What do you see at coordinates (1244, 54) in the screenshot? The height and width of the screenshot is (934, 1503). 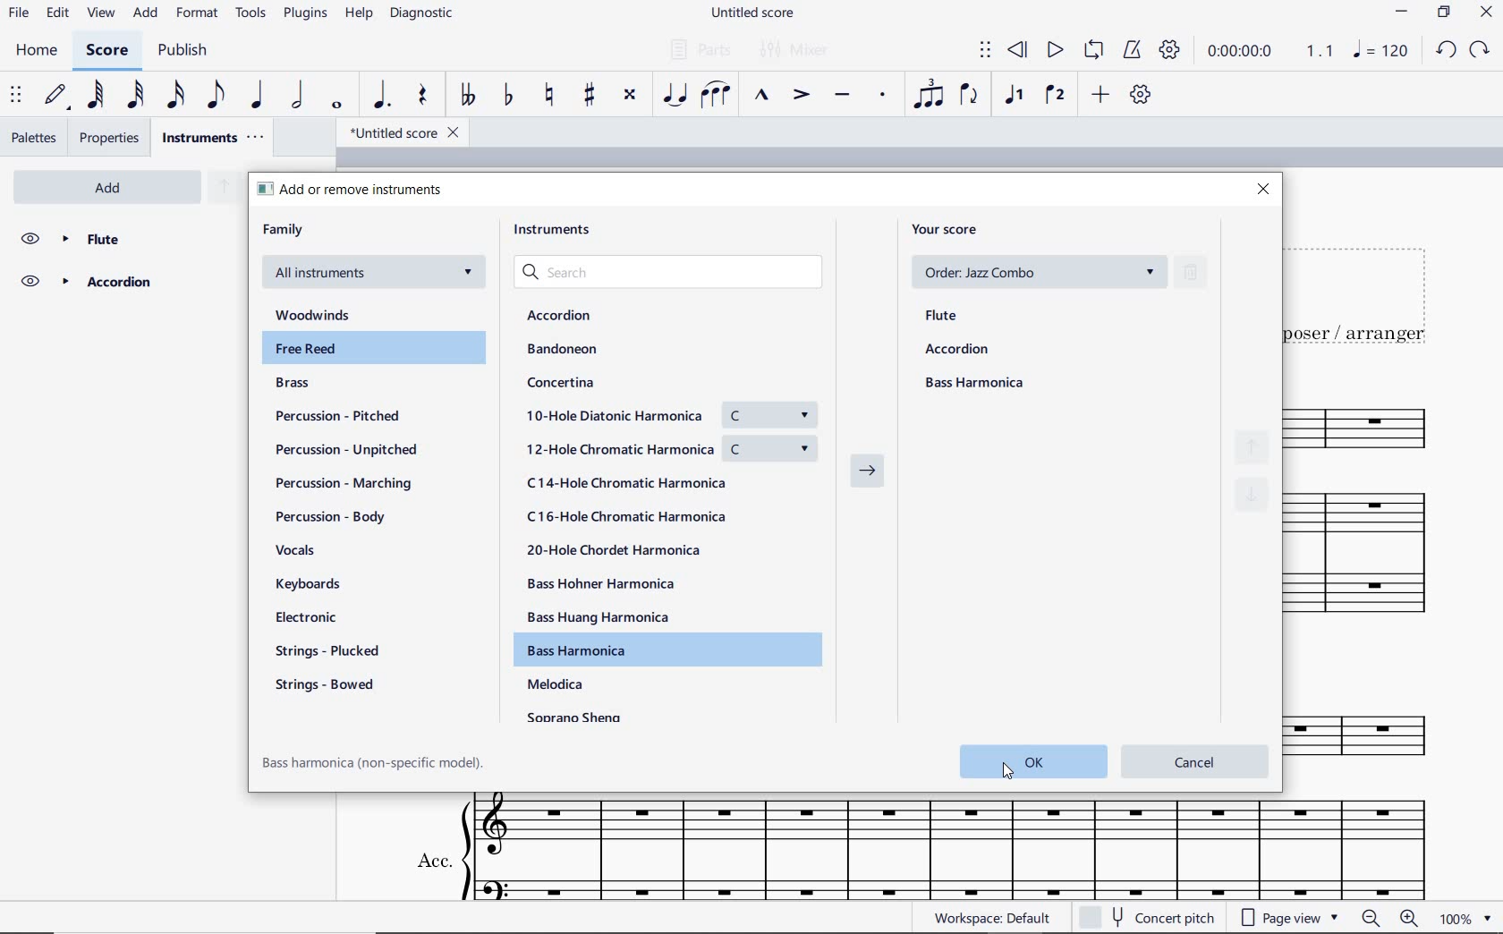 I see `playback time` at bounding box center [1244, 54].